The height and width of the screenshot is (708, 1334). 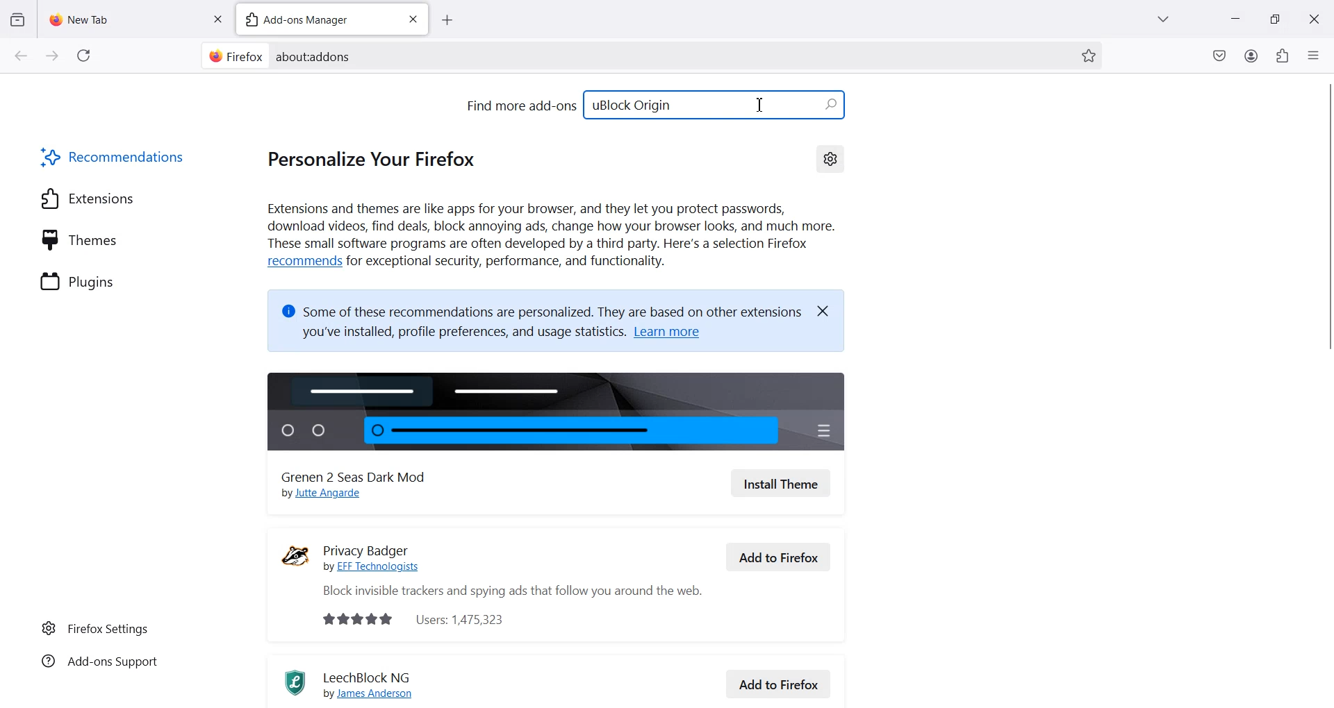 I want to click on Add-ons Managers, so click(x=313, y=19).